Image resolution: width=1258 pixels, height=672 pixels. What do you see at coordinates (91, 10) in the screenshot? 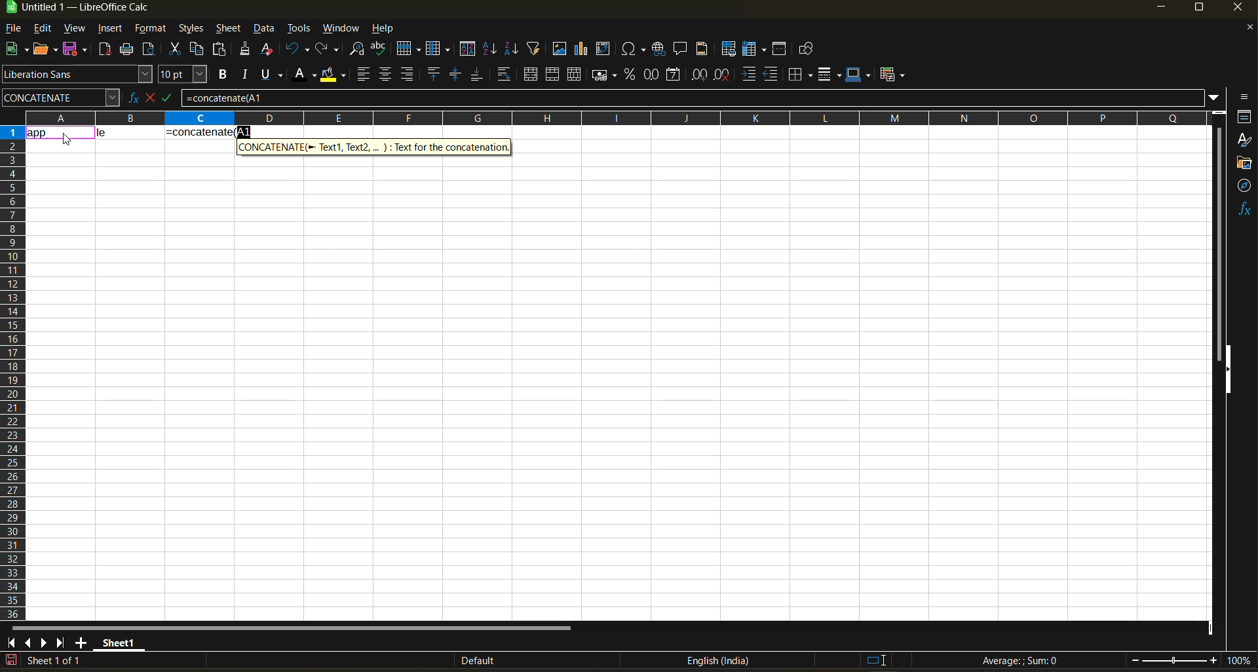
I see `app name and file name` at bounding box center [91, 10].